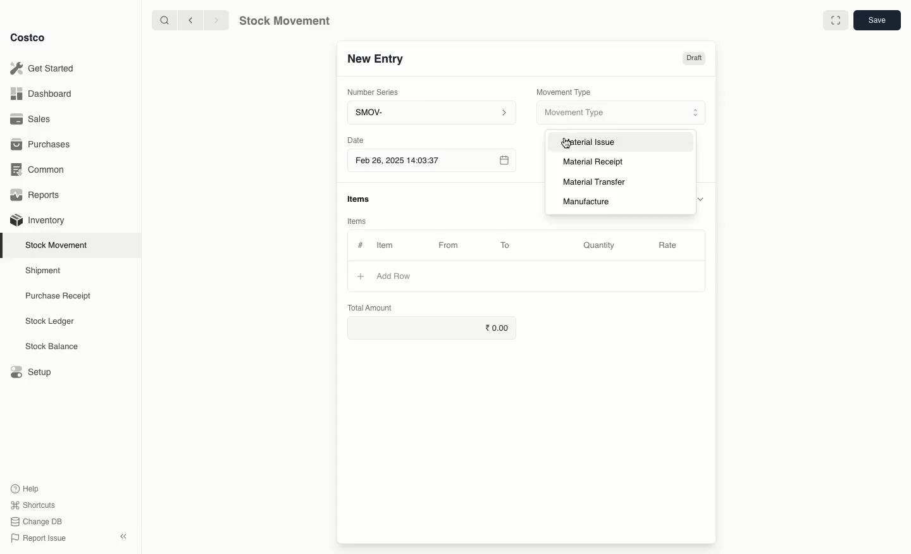 The image size is (911, 554). I want to click on Purchases, so click(43, 145).